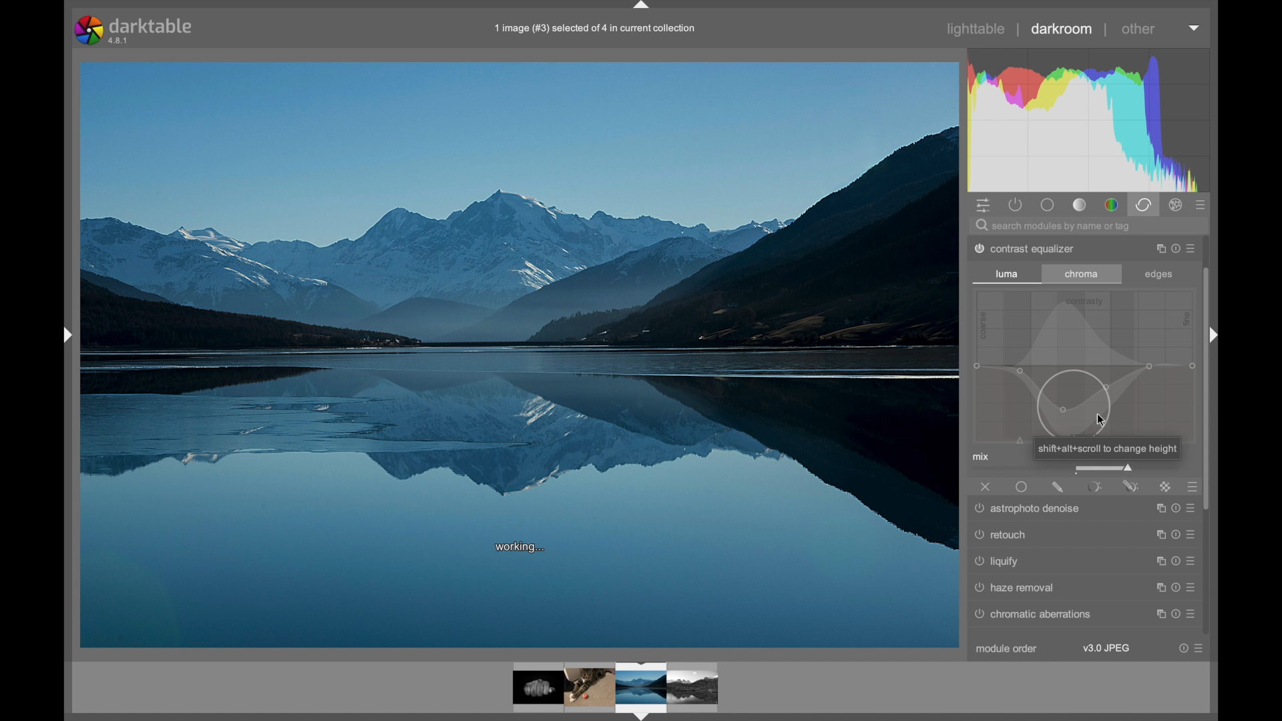 This screenshot has height=721, width=1282. Describe the element at coordinates (984, 205) in the screenshot. I see `quick  access  panel` at that location.